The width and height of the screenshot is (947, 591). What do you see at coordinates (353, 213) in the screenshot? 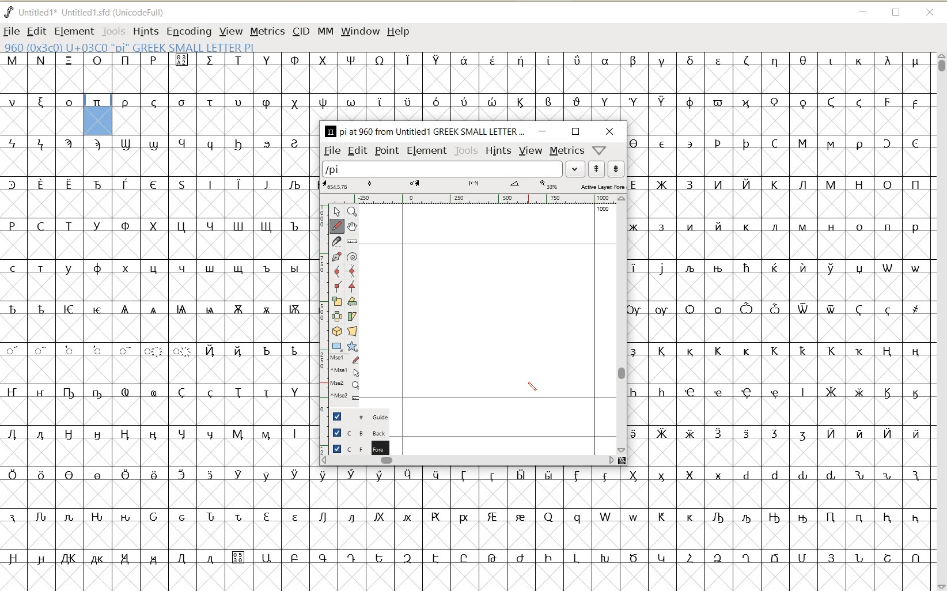
I see `Magnify` at bounding box center [353, 213].